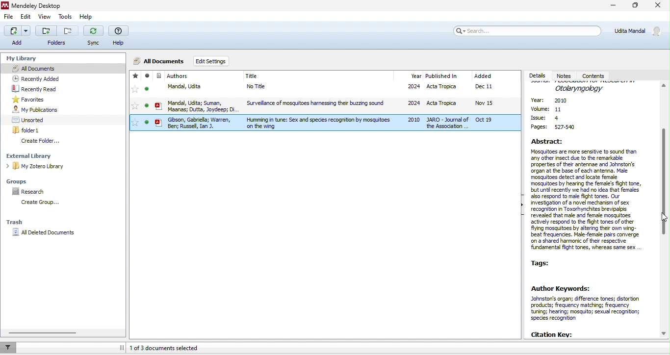  Describe the element at coordinates (178, 76) in the screenshot. I see `journal author name` at that location.